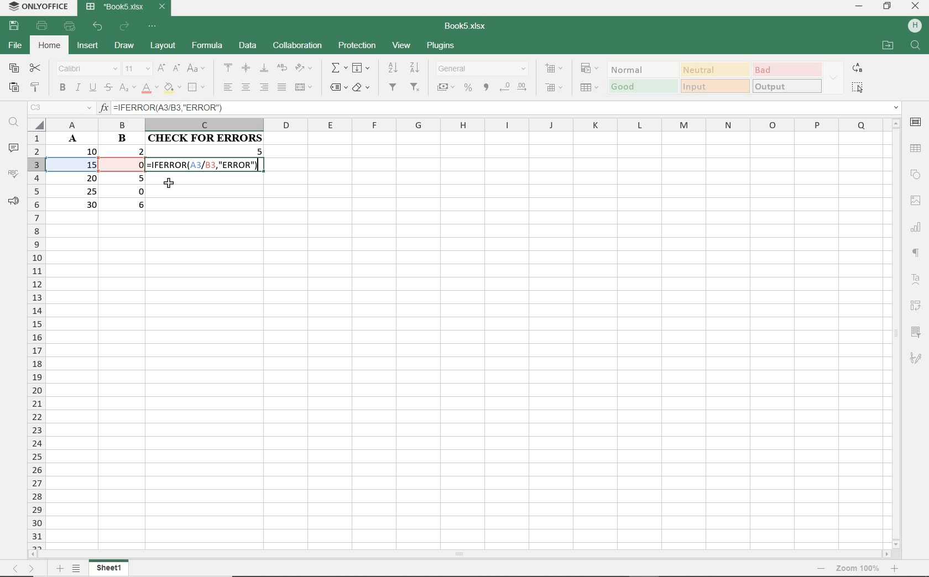  Describe the element at coordinates (469, 88) in the screenshot. I see `PERCENT STYLE` at that location.